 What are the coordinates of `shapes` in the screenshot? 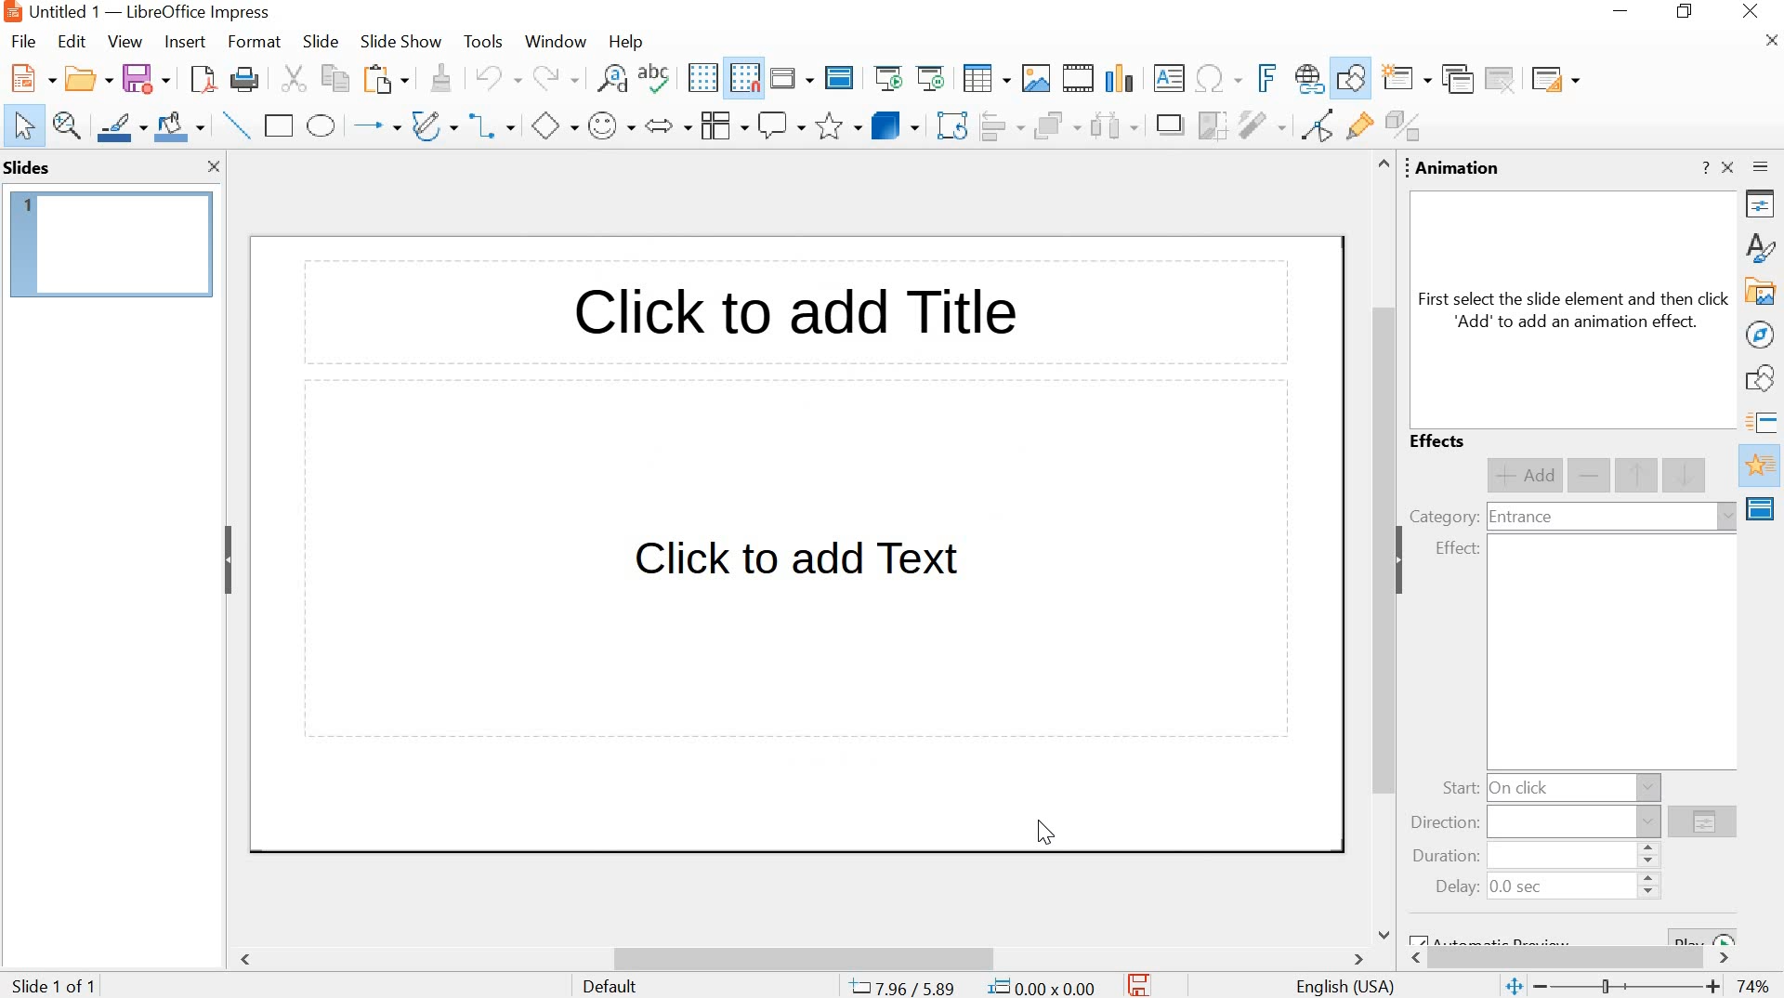 It's located at (1764, 381).